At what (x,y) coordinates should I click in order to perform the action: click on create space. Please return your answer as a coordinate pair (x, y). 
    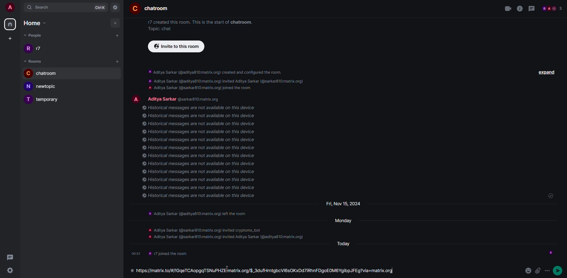
    Looking at the image, I should click on (9, 38).